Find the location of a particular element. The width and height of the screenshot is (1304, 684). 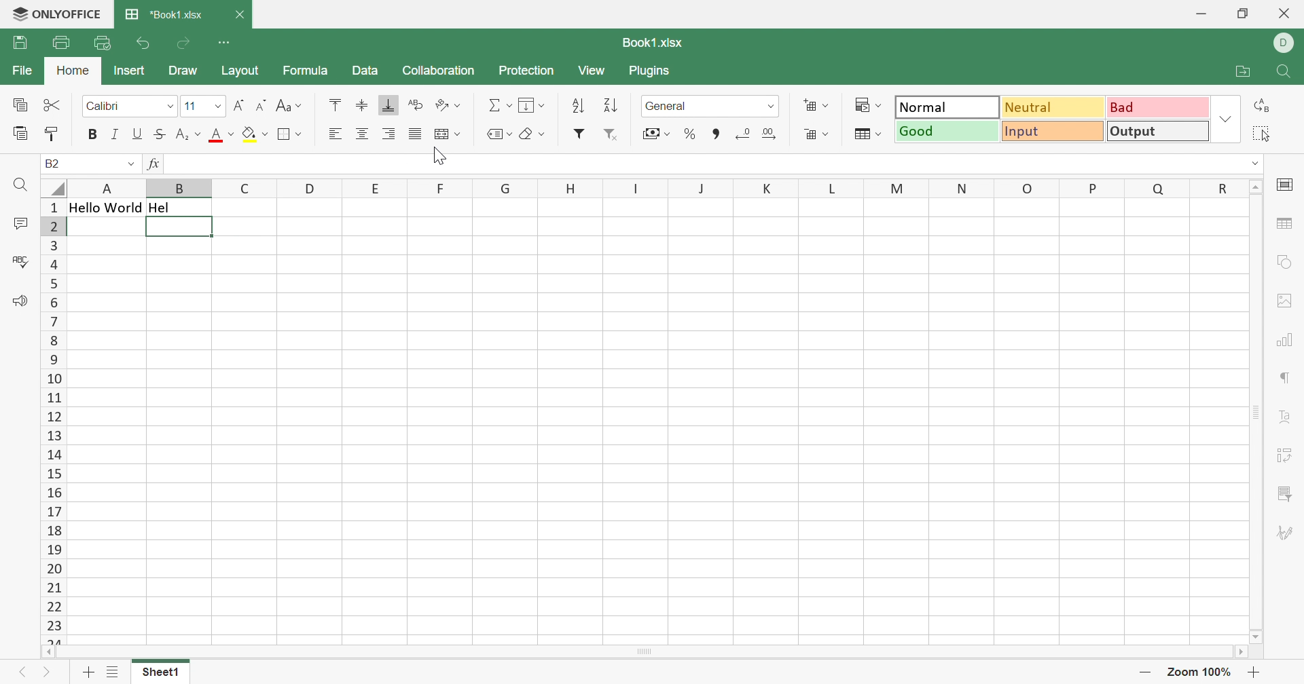

Increment font size is located at coordinates (238, 107).